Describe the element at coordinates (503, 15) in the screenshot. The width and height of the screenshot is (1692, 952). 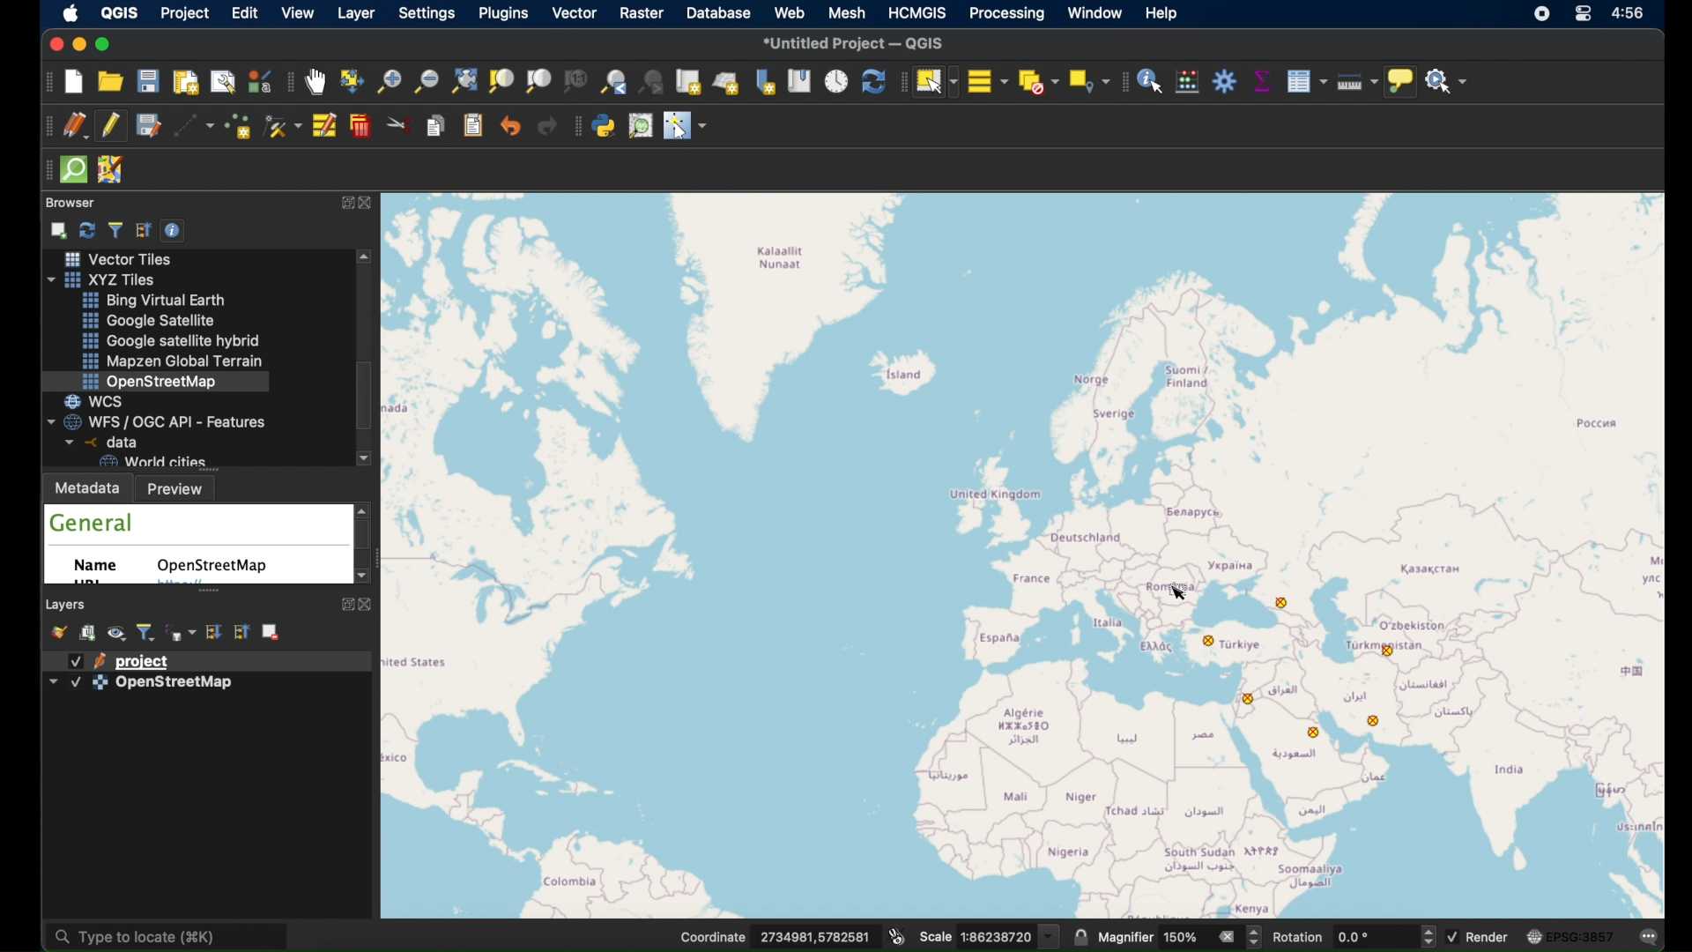
I see `plugins` at that location.